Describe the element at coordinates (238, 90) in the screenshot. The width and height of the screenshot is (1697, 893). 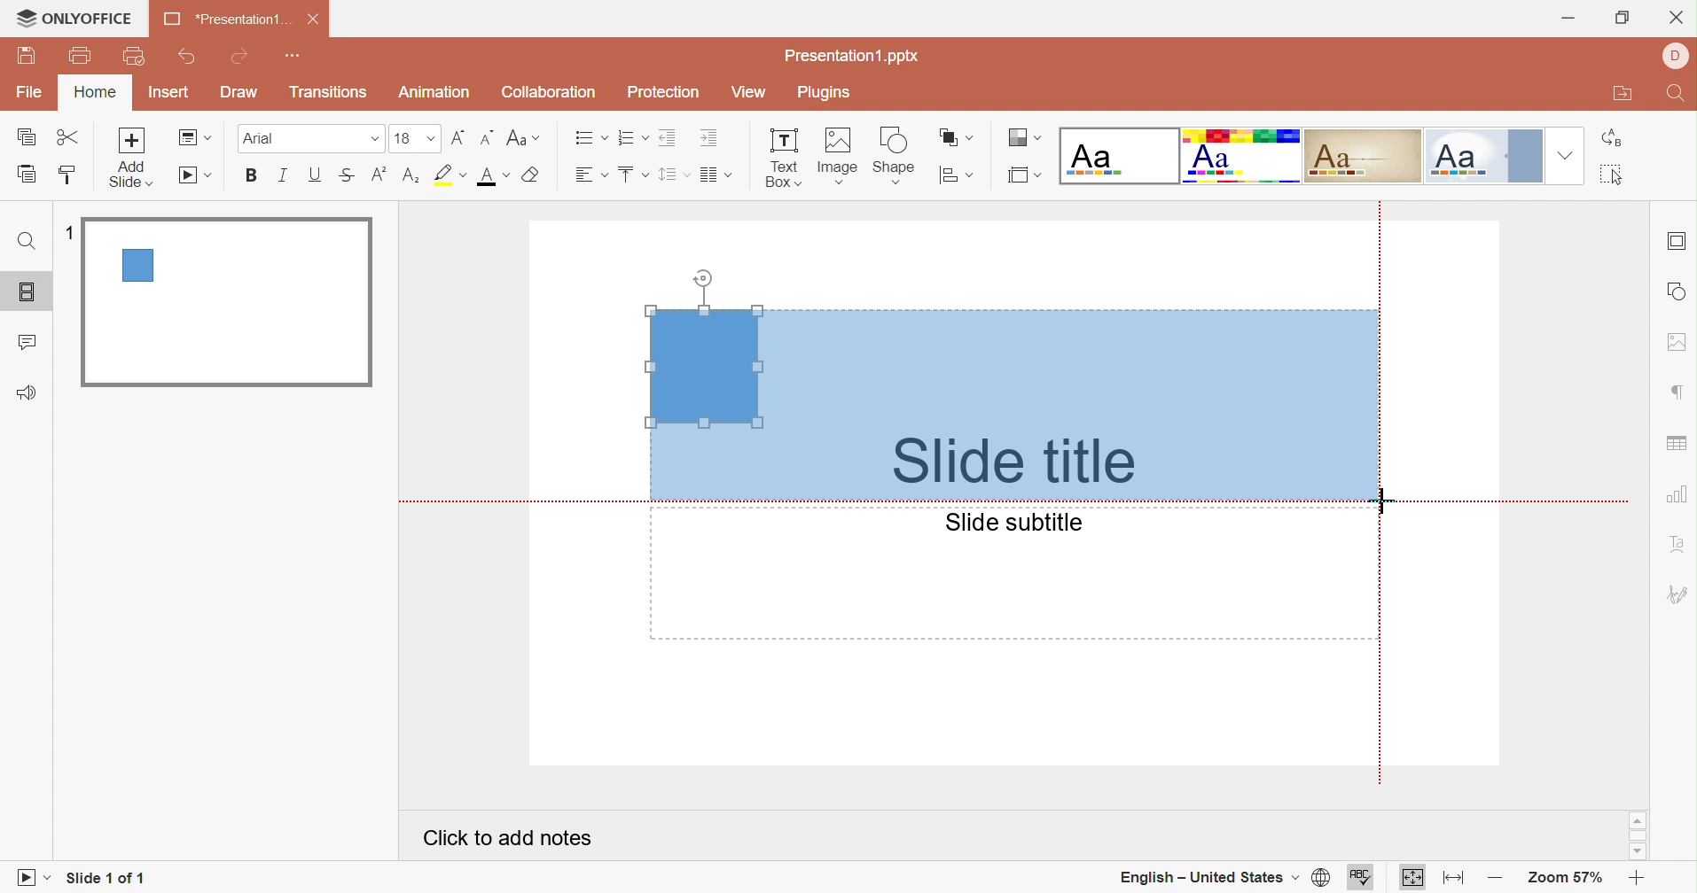
I see `Draw` at that location.